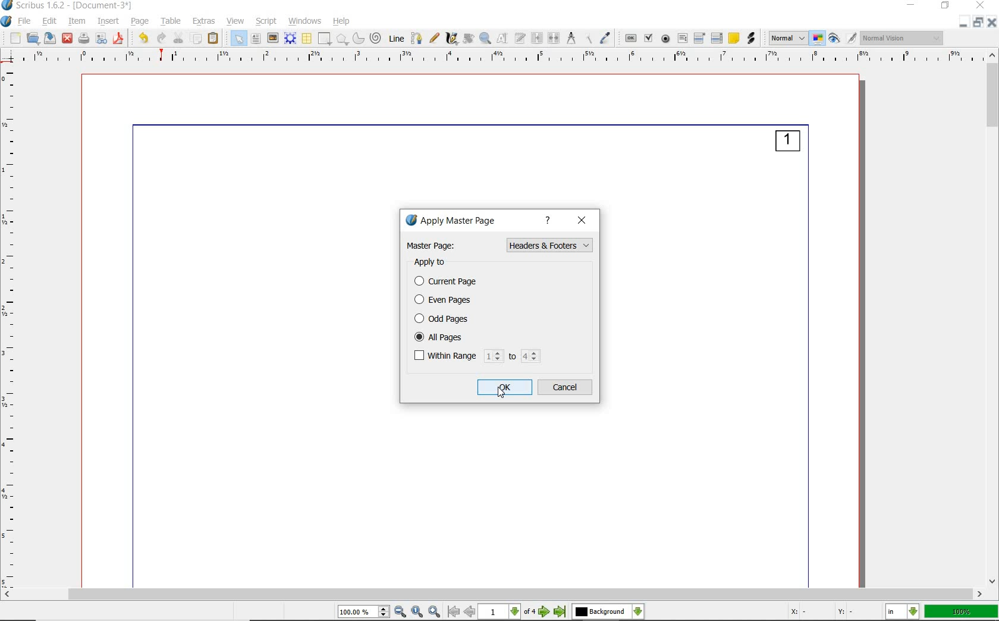 Image resolution: width=999 pixels, height=621 pixels. Describe the element at coordinates (549, 244) in the screenshot. I see `Page Numbers` at that location.